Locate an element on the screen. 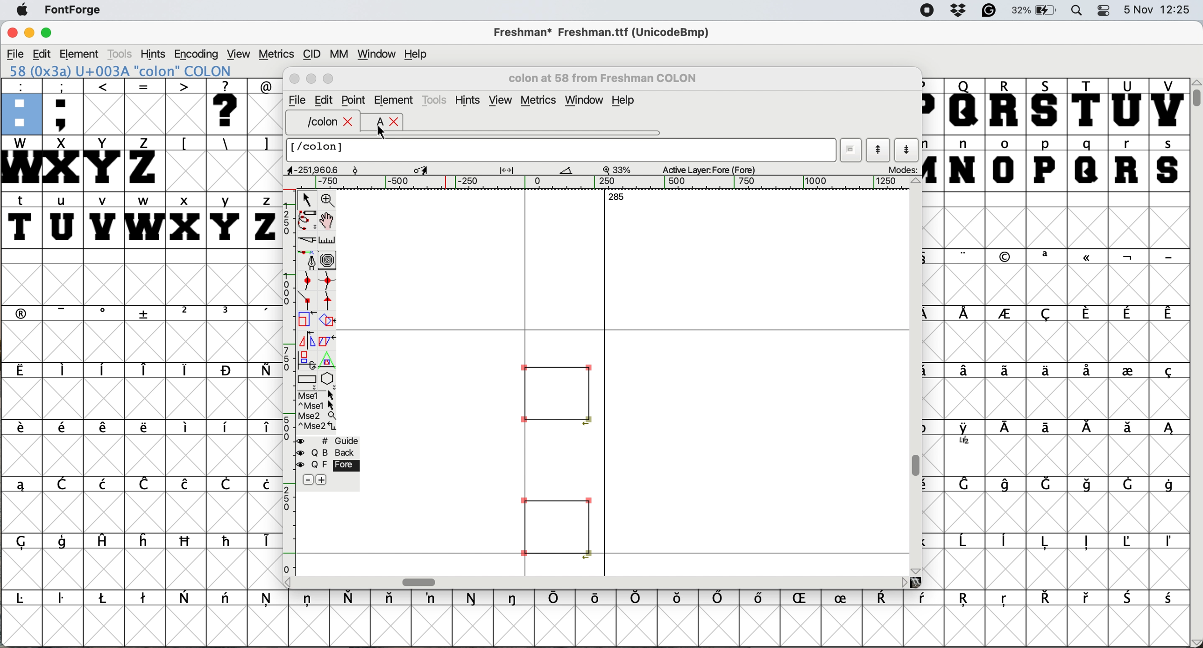 The height and width of the screenshot is (648, 1203). metrics is located at coordinates (538, 99).